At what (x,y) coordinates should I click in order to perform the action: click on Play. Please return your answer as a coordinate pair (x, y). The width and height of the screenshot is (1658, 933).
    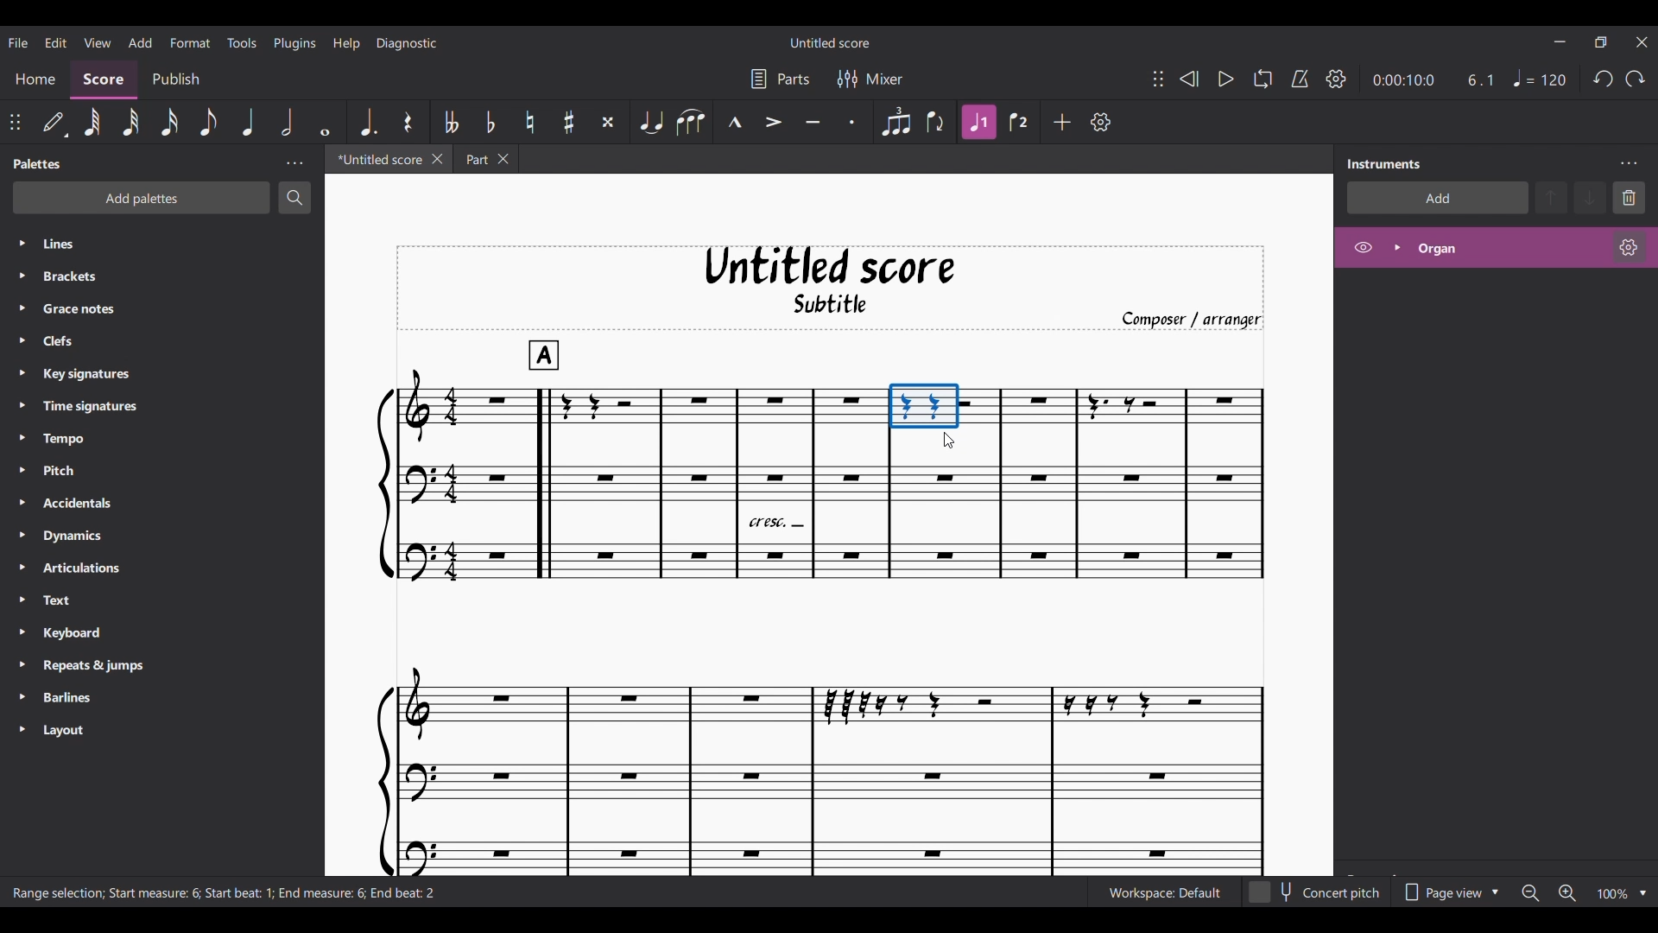
    Looking at the image, I should click on (1226, 79).